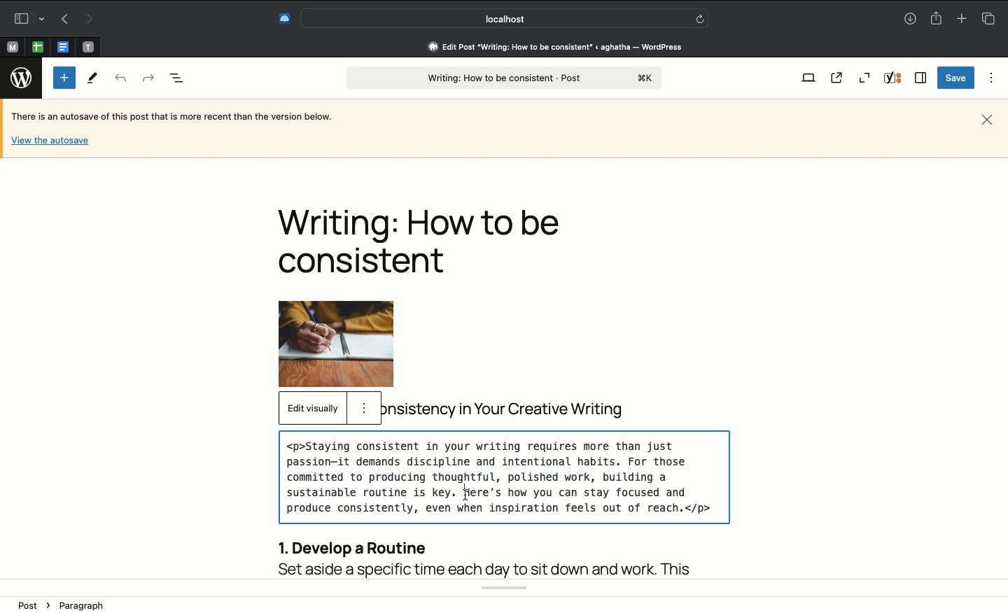  What do you see at coordinates (312, 409) in the screenshot?
I see `Edit visually ` at bounding box center [312, 409].